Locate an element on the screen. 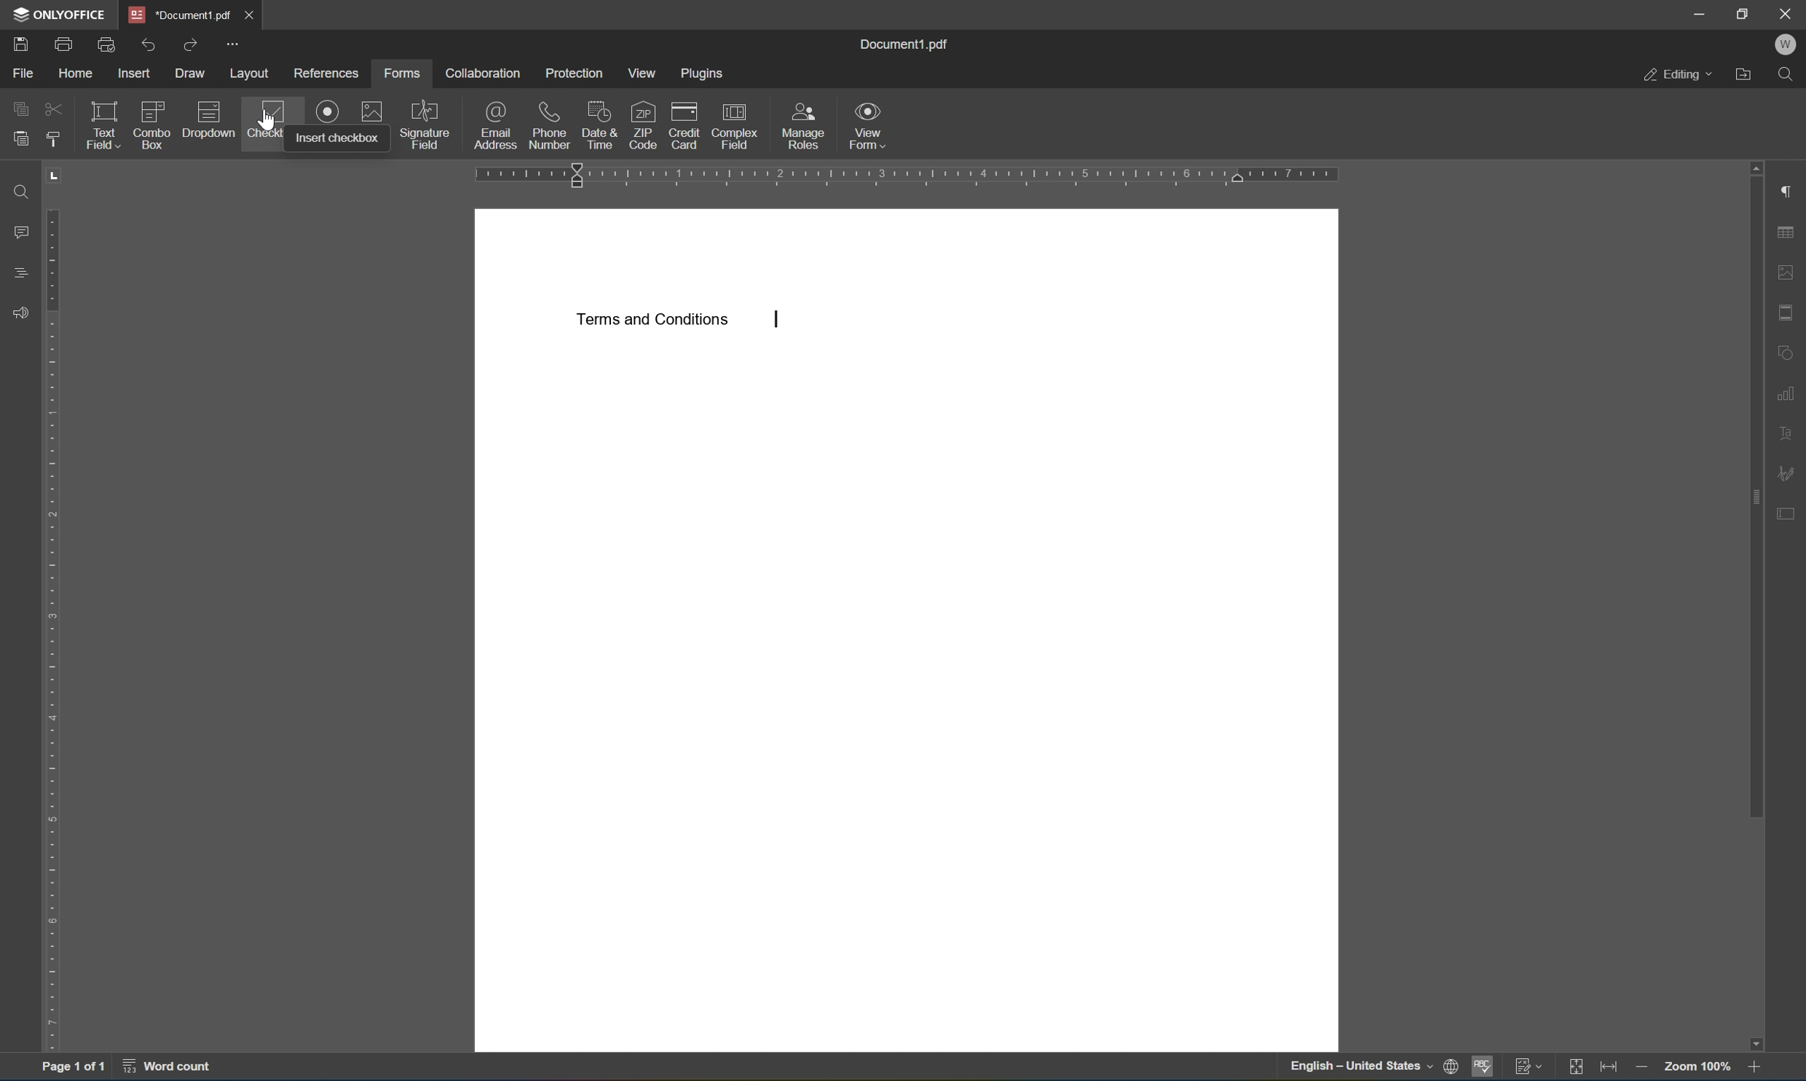 Image resolution: width=1806 pixels, height=1081 pixels. ruler is located at coordinates (913, 172).